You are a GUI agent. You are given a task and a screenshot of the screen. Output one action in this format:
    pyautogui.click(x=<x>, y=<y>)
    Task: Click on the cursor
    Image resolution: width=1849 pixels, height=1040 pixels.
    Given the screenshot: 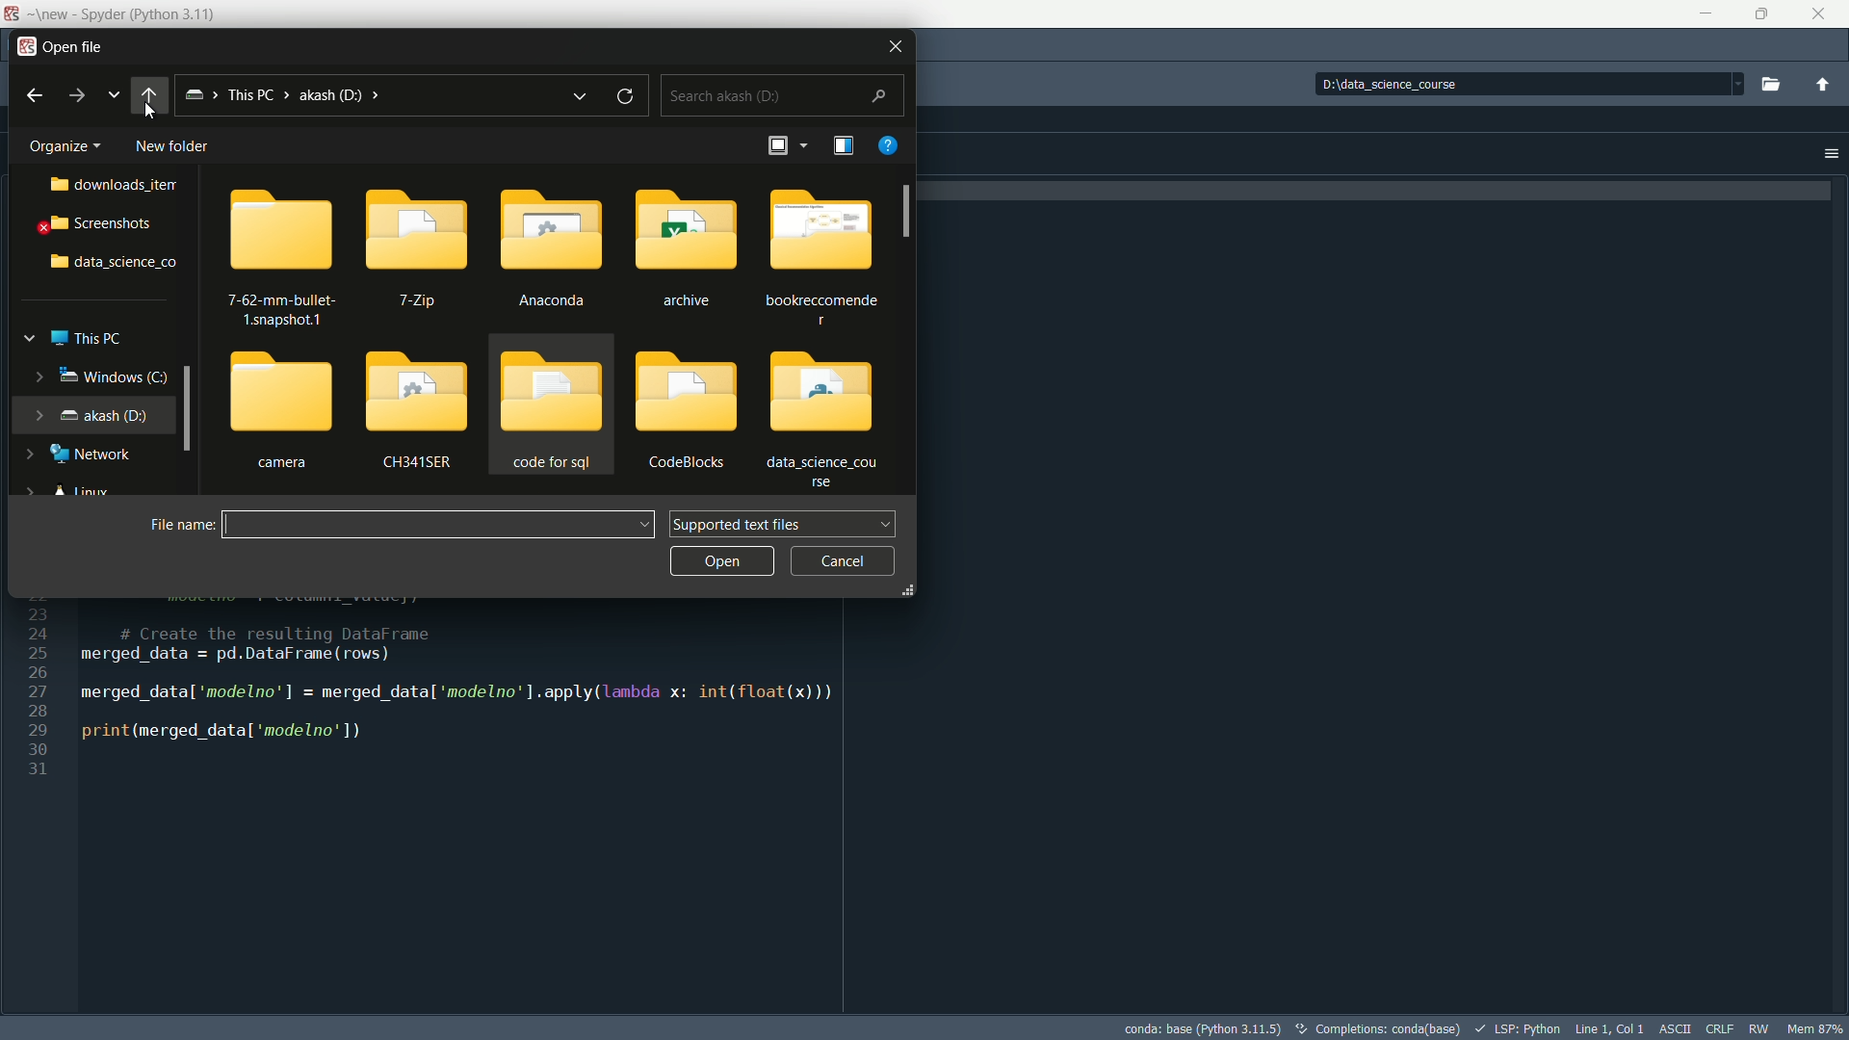 What is the action you would take?
    pyautogui.click(x=151, y=112)
    